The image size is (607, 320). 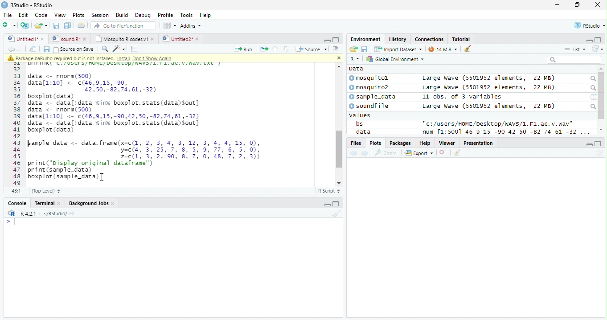 What do you see at coordinates (67, 26) in the screenshot?
I see `Save all the open documents` at bounding box center [67, 26].